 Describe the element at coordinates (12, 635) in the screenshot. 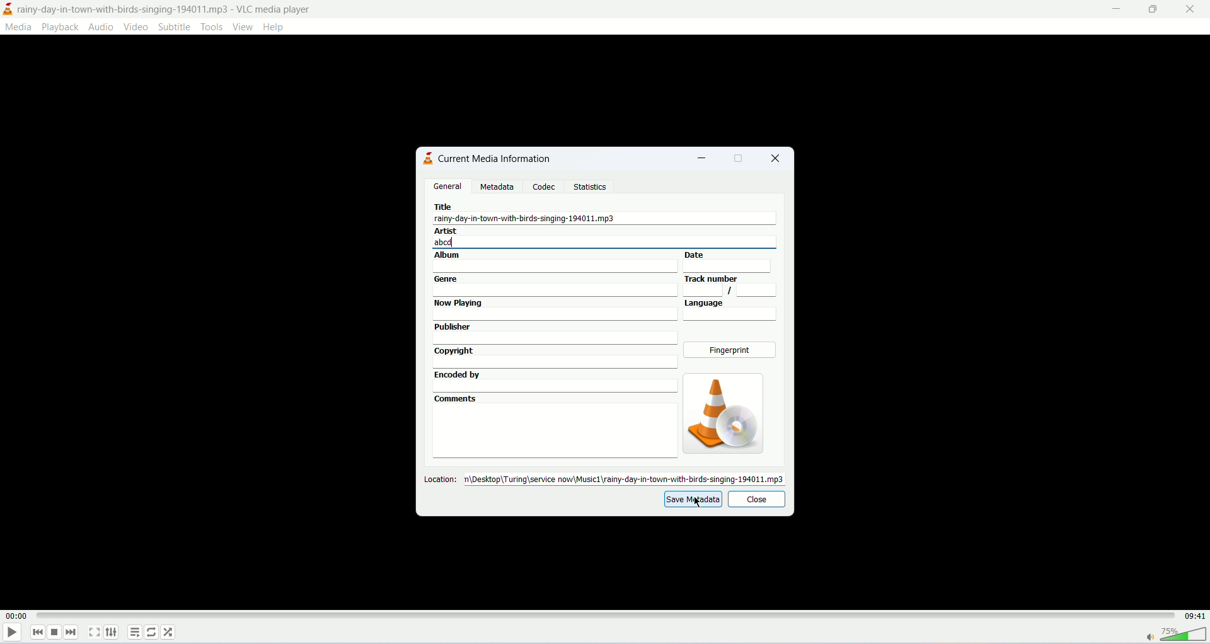

I see `play/pause` at that location.